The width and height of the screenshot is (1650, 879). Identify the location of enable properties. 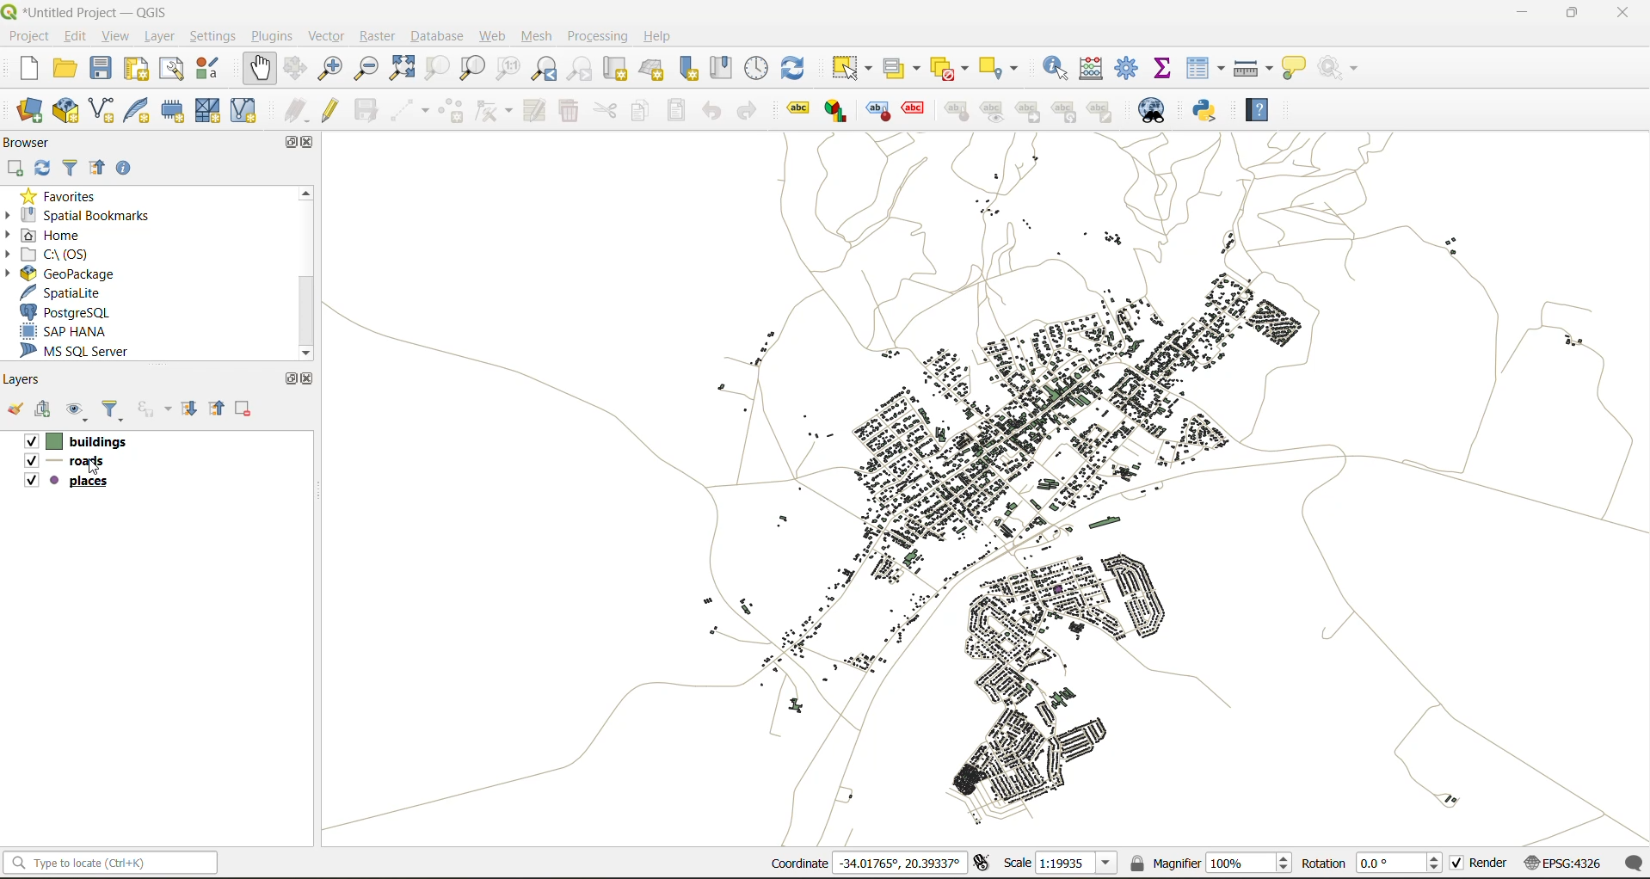
(122, 169).